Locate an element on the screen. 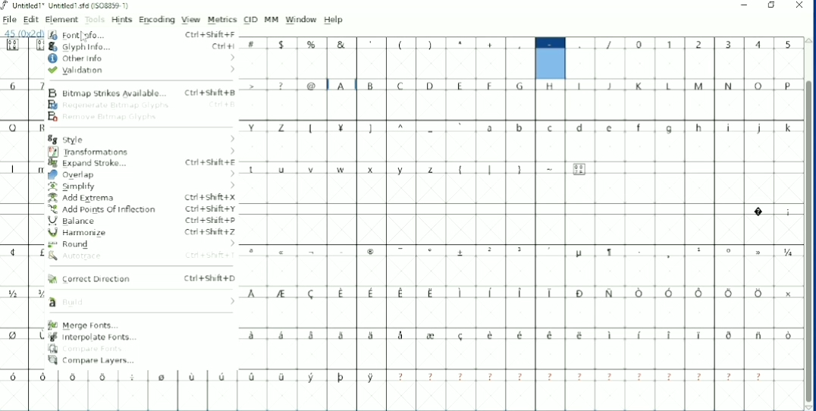 The height and width of the screenshot is (411, 816). Merge Fonts is located at coordinates (87, 324).